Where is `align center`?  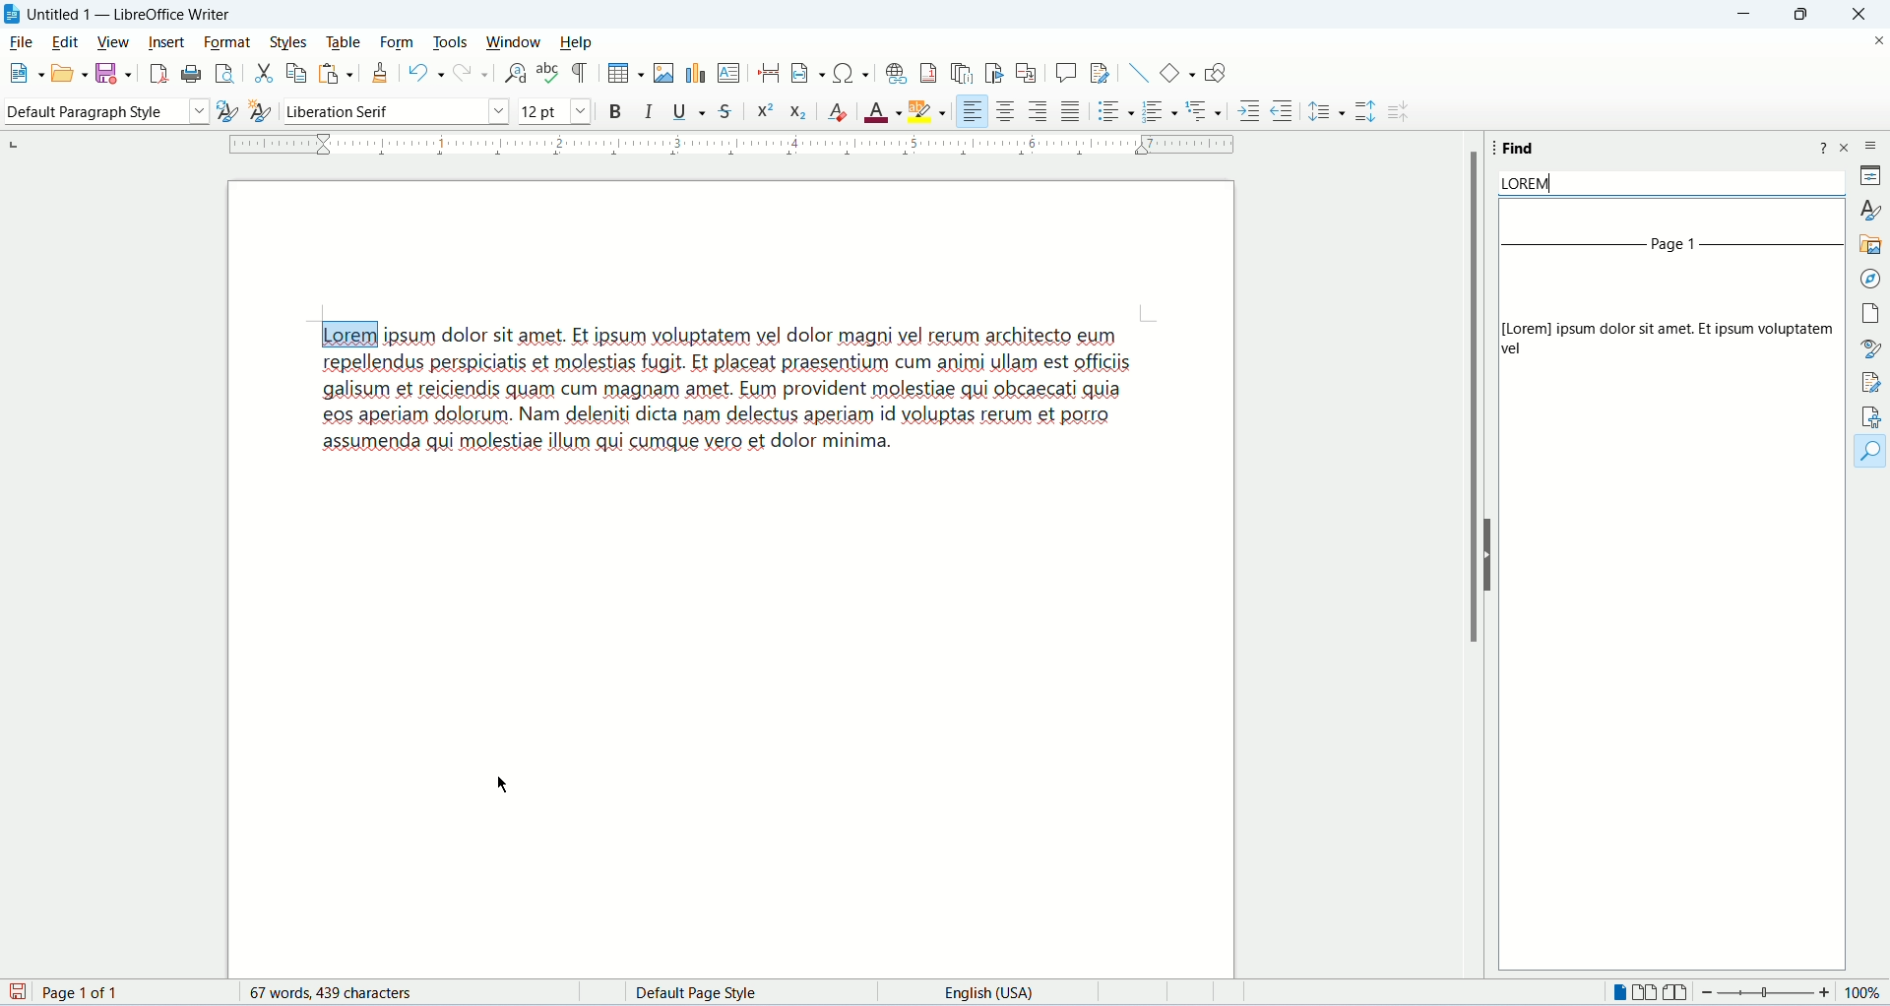
align center is located at coordinates (1006, 112).